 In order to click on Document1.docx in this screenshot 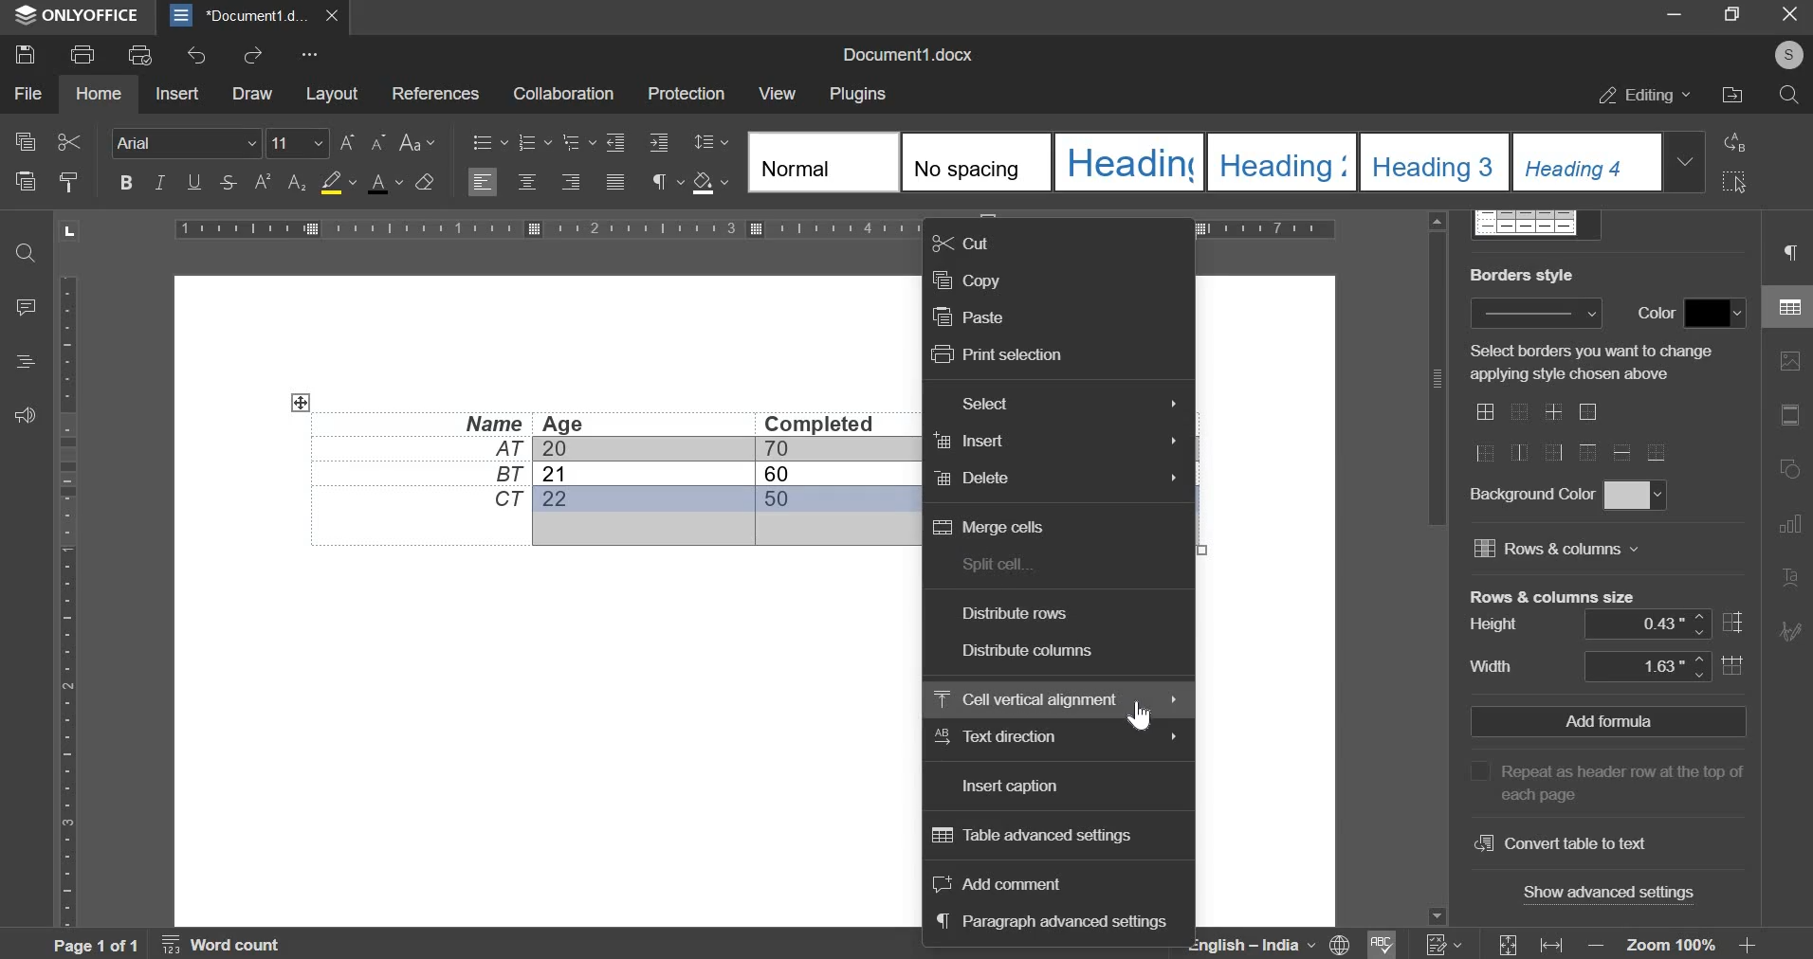, I will do `click(909, 55)`.